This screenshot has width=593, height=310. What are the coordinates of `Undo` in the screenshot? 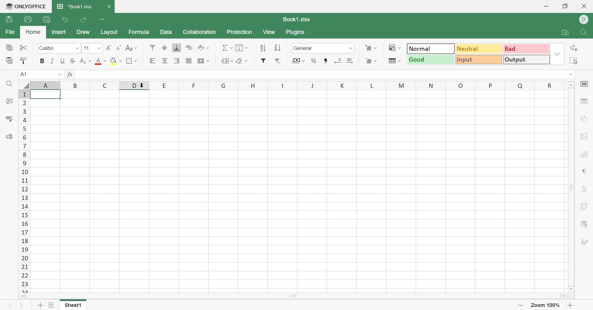 It's located at (66, 19).